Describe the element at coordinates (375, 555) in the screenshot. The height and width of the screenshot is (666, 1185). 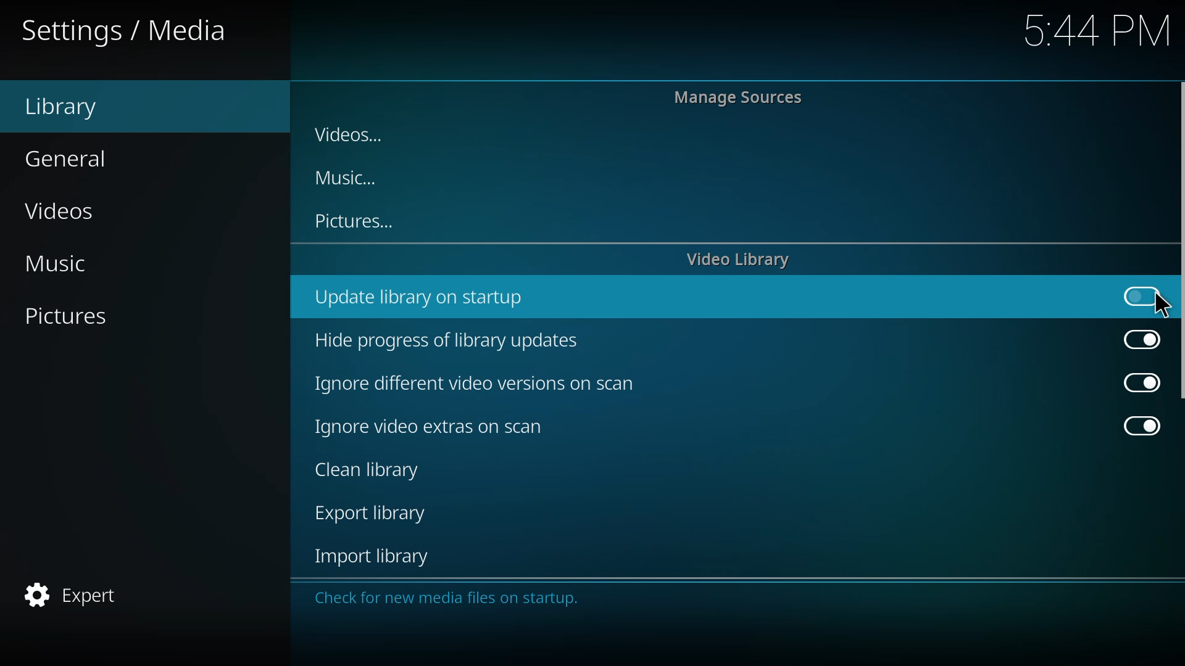
I see `import library` at that location.